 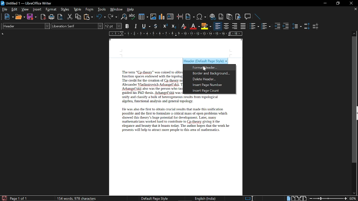 I want to click on Insert field, so click(x=190, y=17).